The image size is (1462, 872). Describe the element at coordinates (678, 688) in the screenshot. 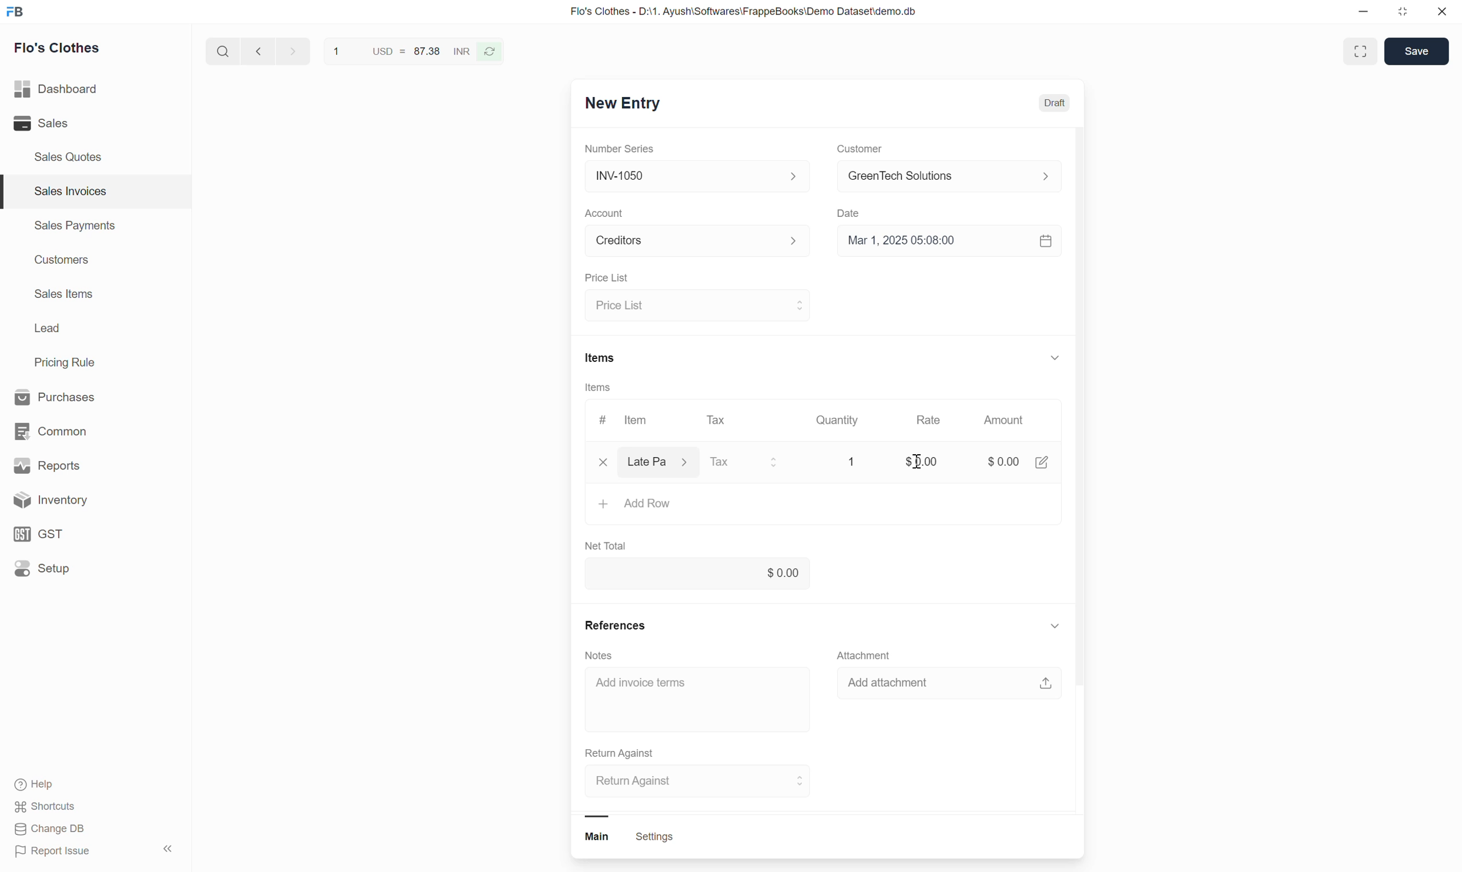

I see `Add invoice term input box` at that location.